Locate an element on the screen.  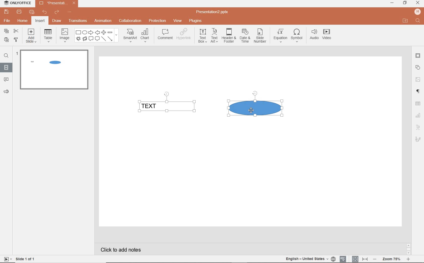
OPEN FILE LOCATION is located at coordinates (405, 20).